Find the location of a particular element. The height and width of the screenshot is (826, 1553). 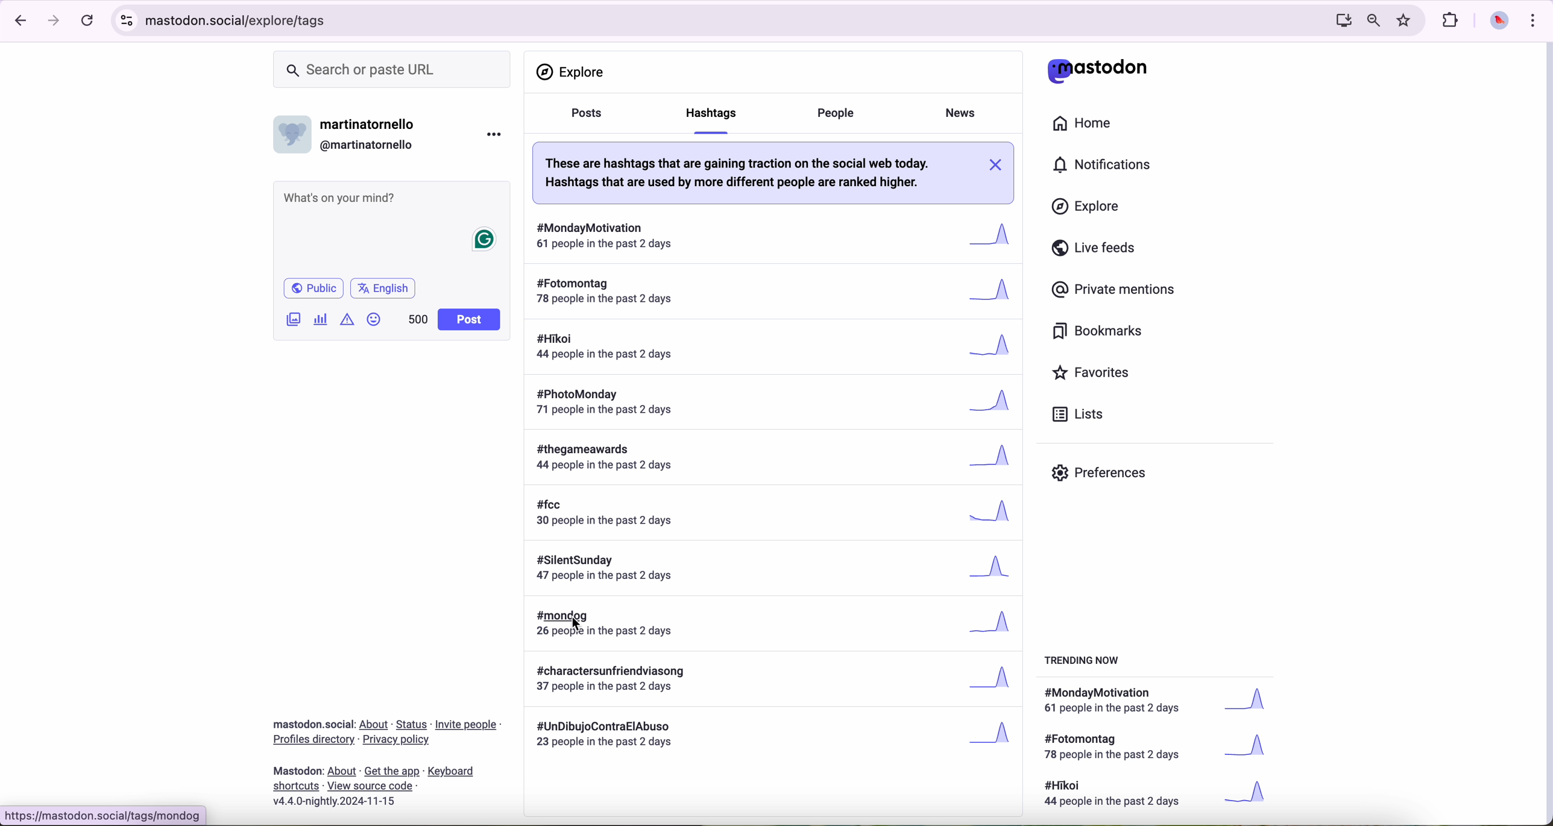

link is located at coordinates (375, 725).